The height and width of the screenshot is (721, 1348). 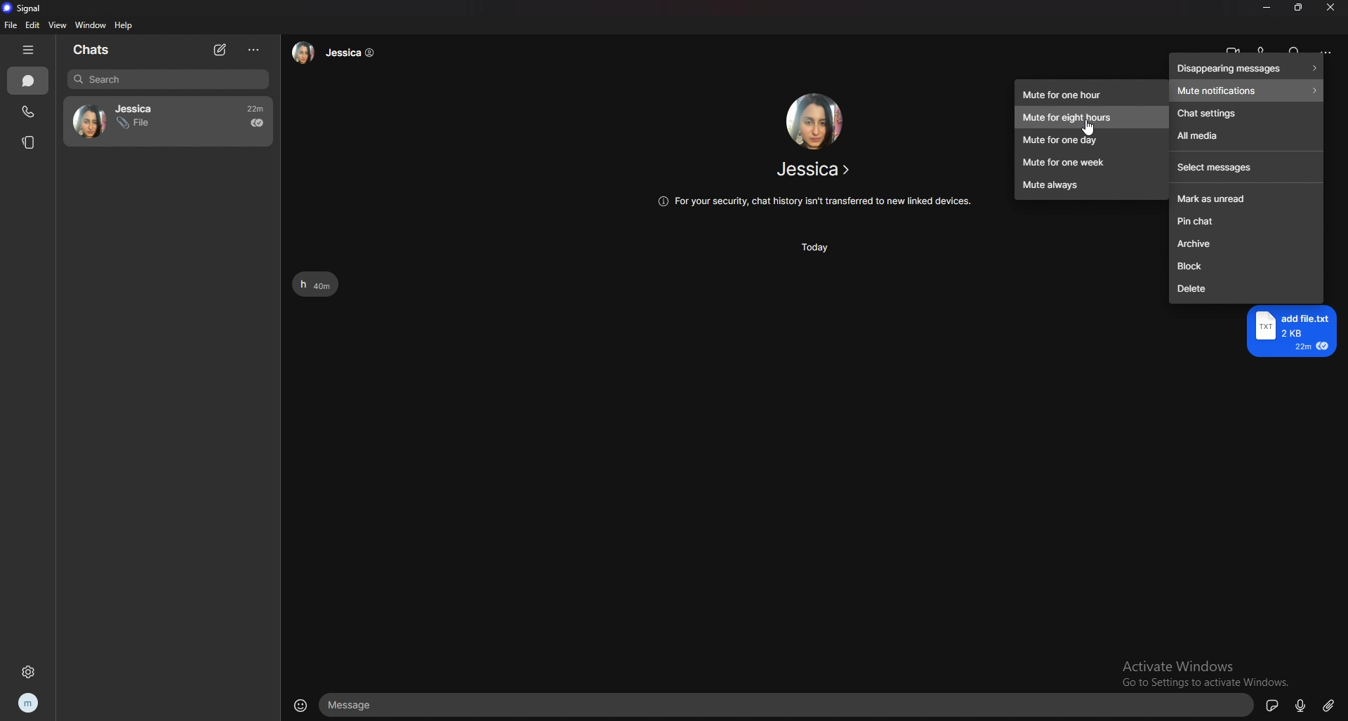 I want to click on text input, so click(x=786, y=705).